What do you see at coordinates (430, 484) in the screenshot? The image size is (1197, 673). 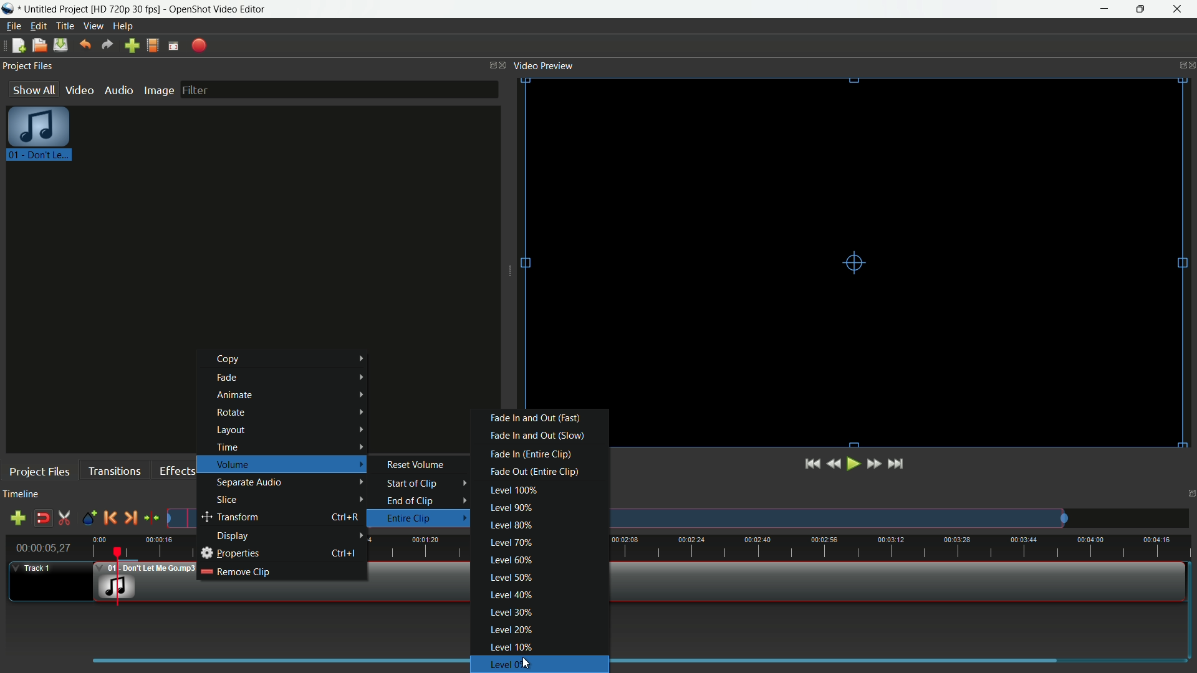 I see `start of clip` at bounding box center [430, 484].